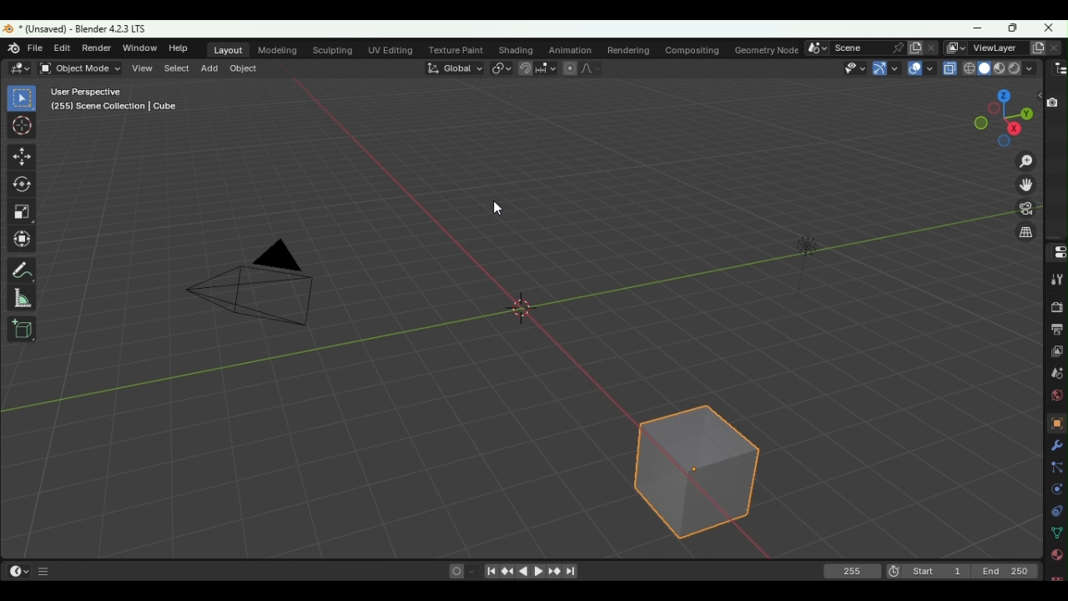 The width and height of the screenshot is (1068, 601). Describe the element at coordinates (1059, 396) in the screenshot. I see `World` at that location.